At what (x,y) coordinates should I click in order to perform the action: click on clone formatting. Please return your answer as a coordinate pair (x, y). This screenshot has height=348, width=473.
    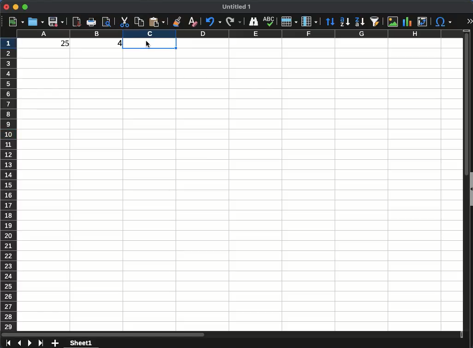
    Looking at the image, I should click on (177, 21).